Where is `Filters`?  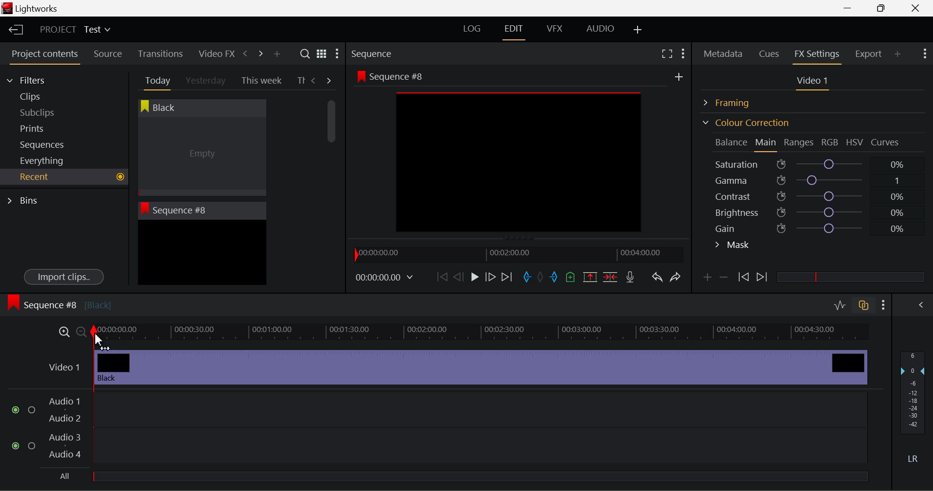
Filters is located at coordinates (35, 79).